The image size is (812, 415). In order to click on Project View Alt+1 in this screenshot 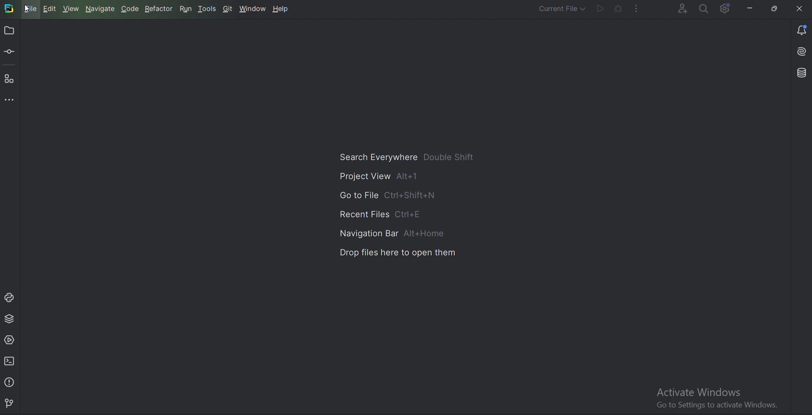, I will do `click(383, 177)`.